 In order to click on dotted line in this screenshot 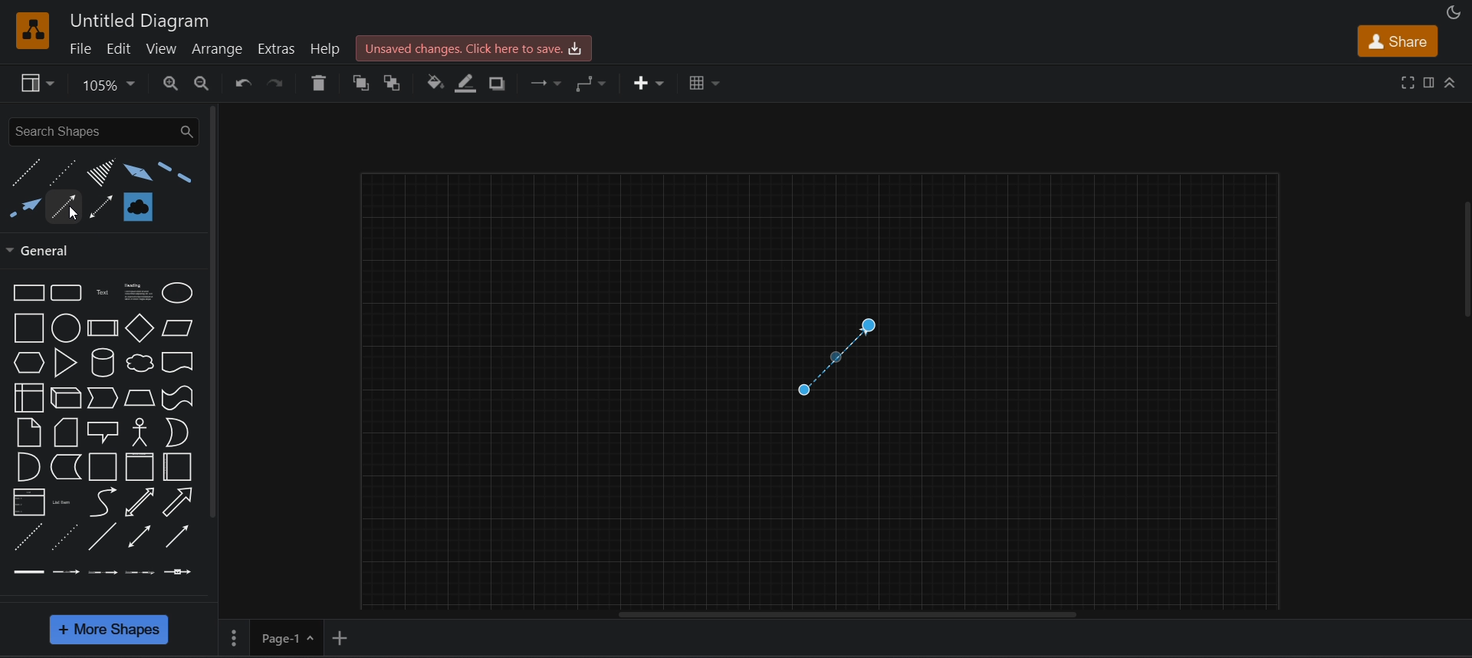, I will do `click(64, 538)`.